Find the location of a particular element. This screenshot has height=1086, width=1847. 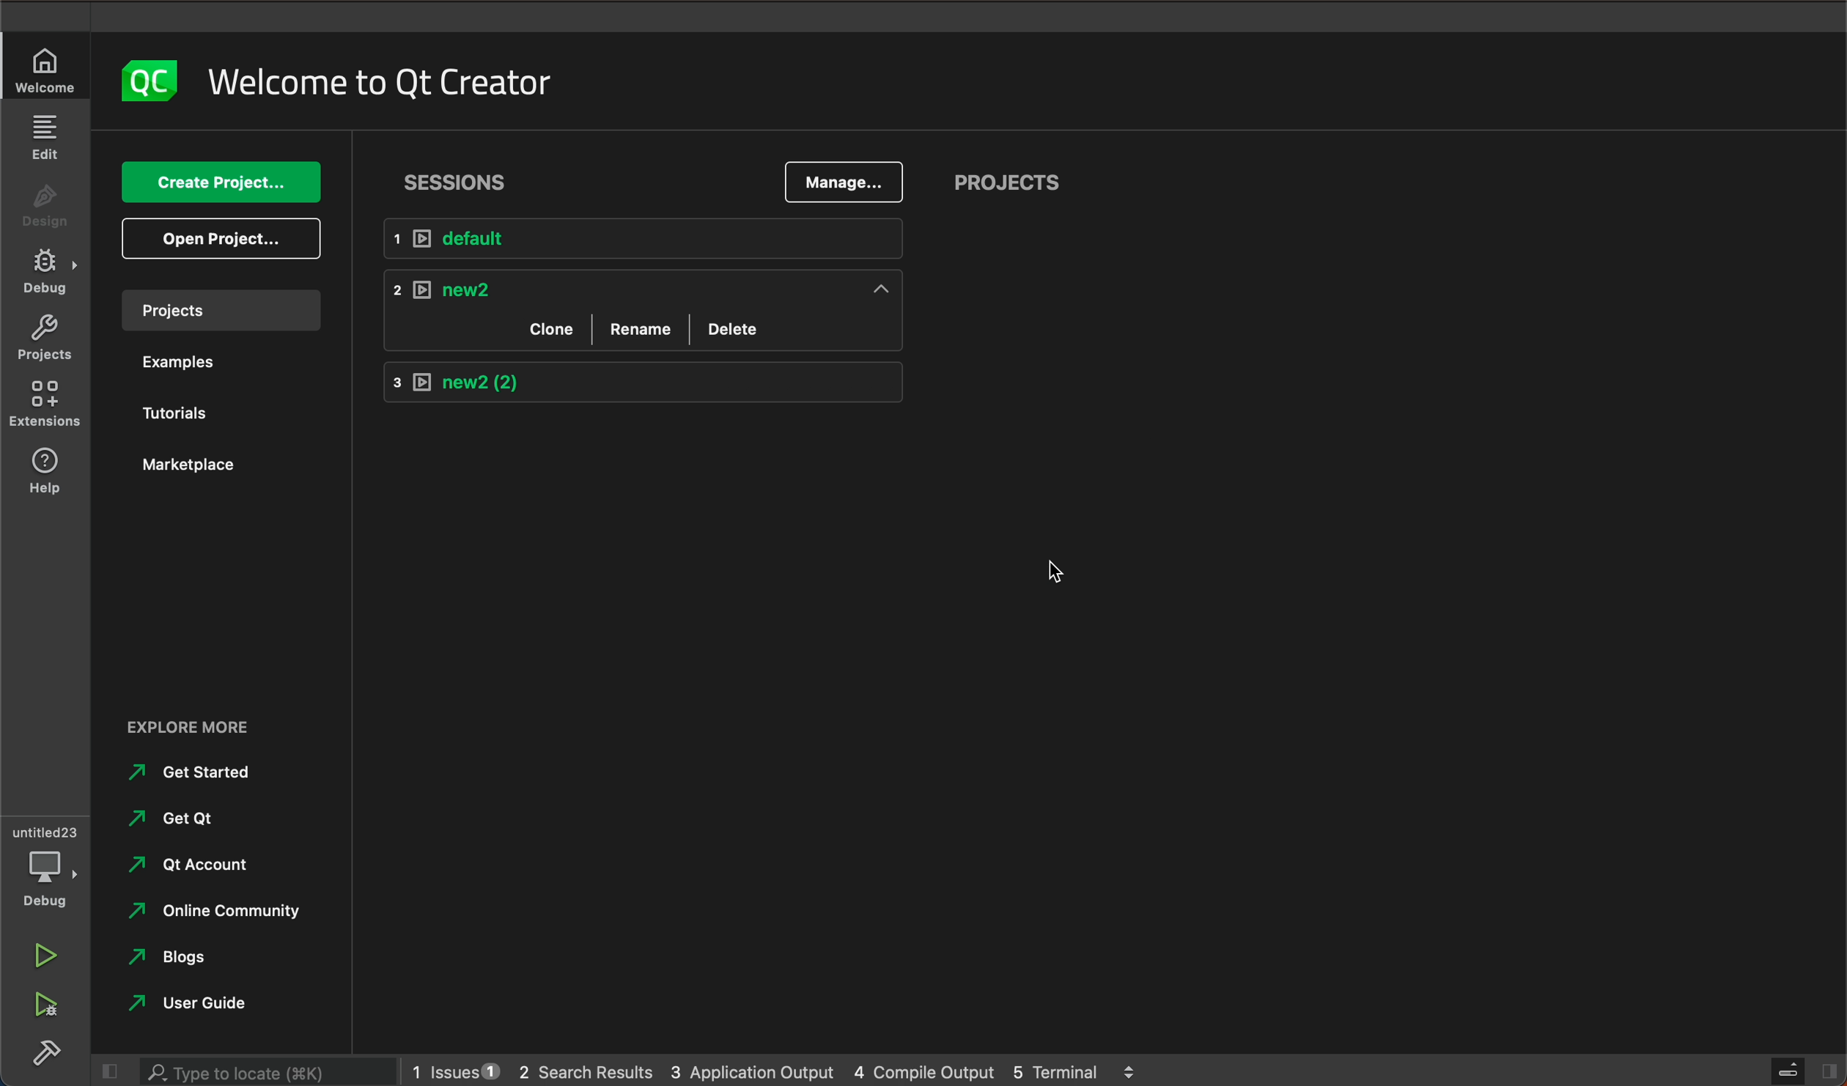

clone is located at coordinates (545, 329).